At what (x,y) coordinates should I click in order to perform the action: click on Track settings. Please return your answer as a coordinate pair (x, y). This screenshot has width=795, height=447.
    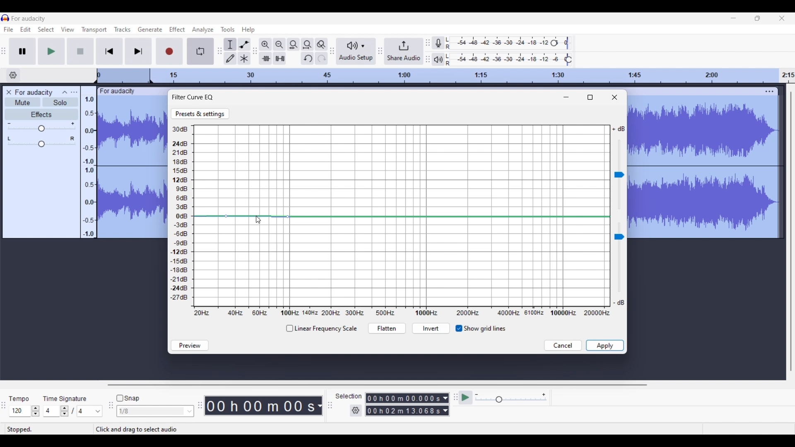
    Looking at the image, I should click on (769, 91).